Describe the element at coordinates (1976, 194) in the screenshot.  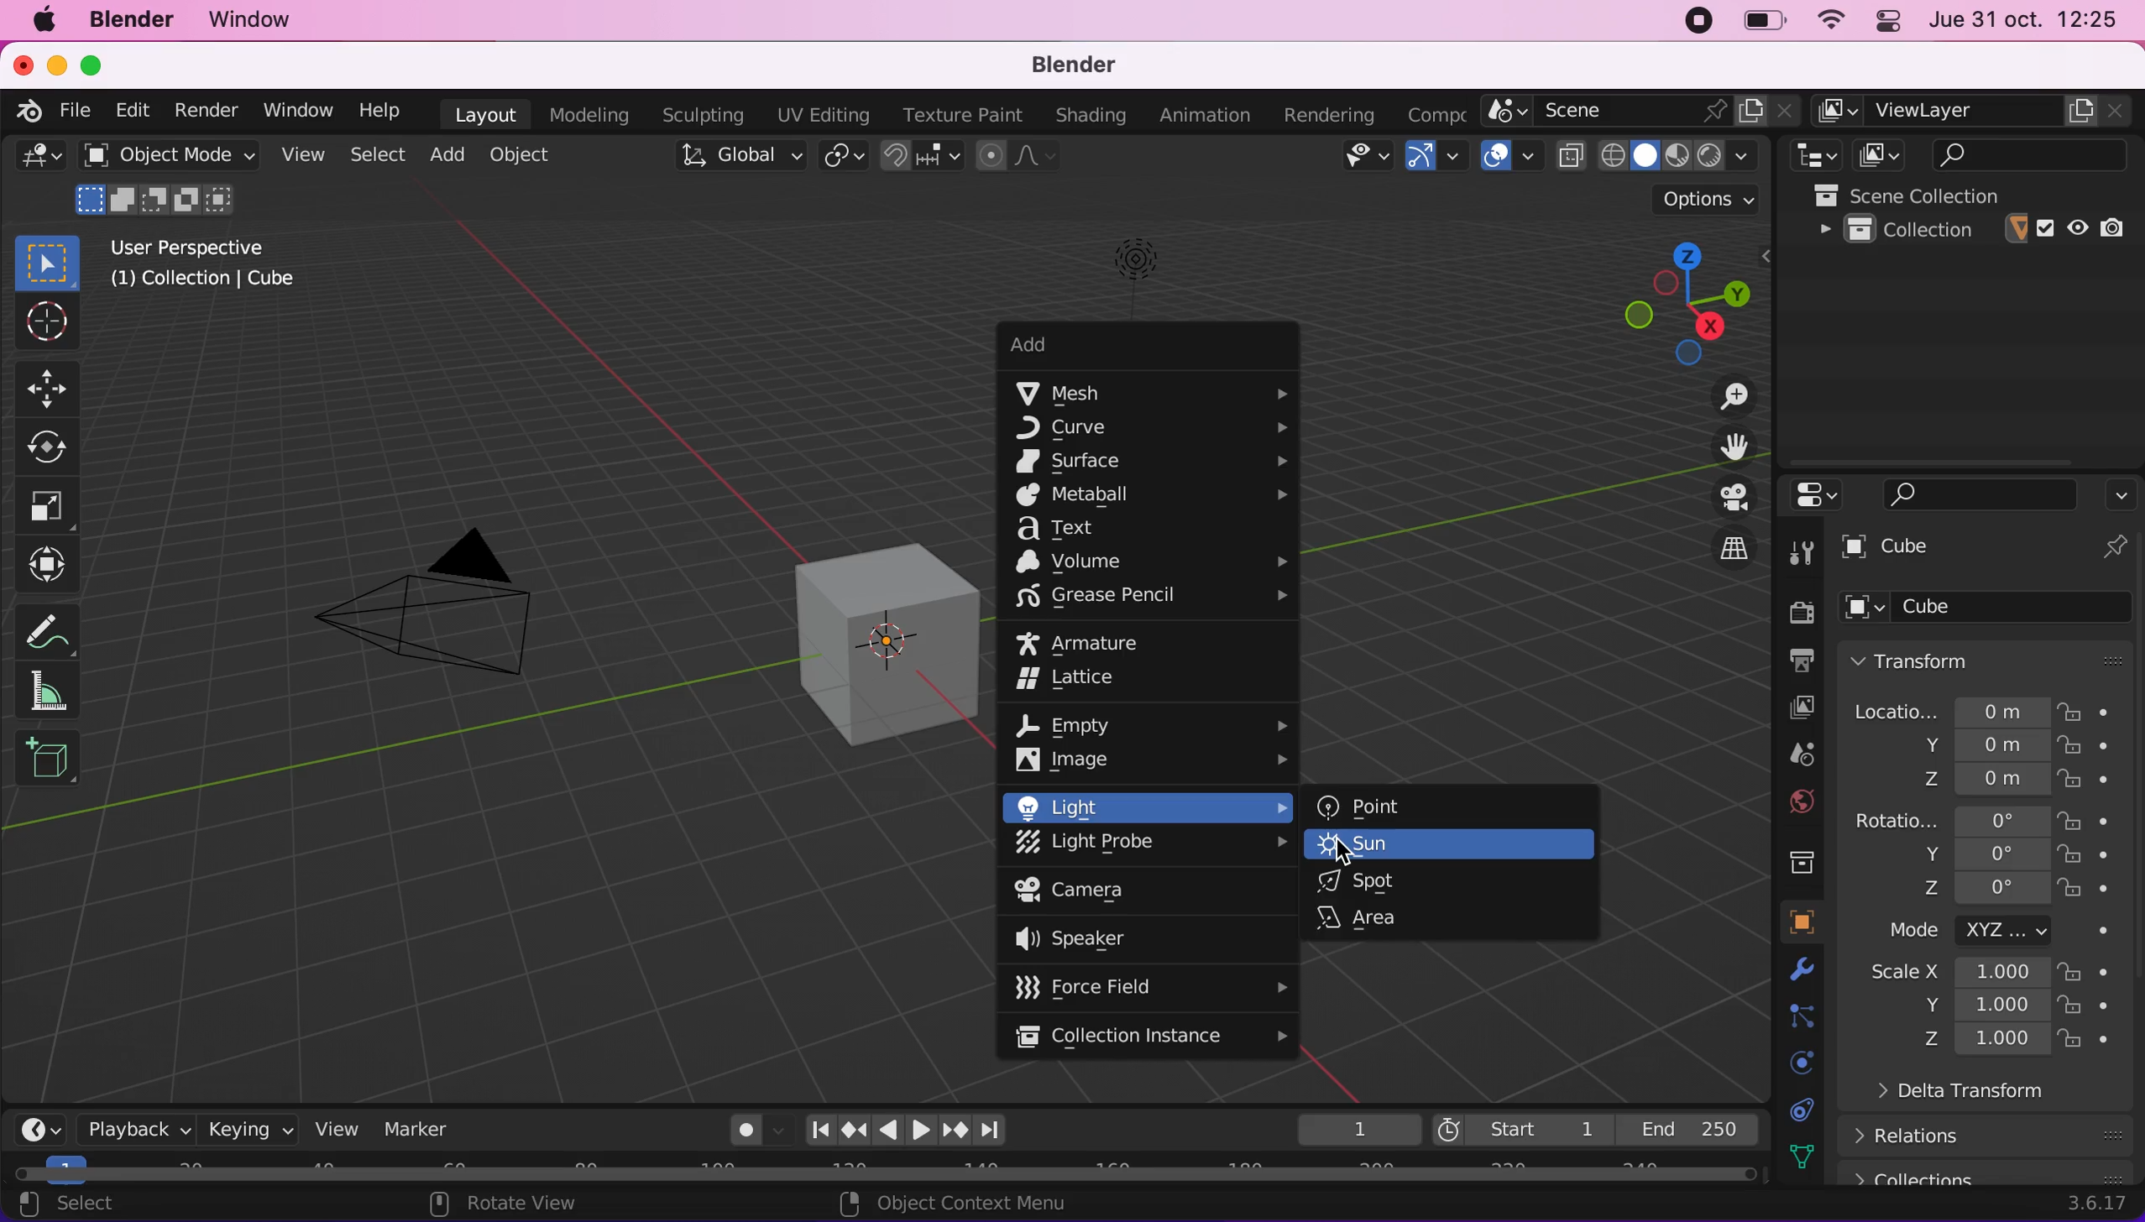
I see `scene collection` at that location.